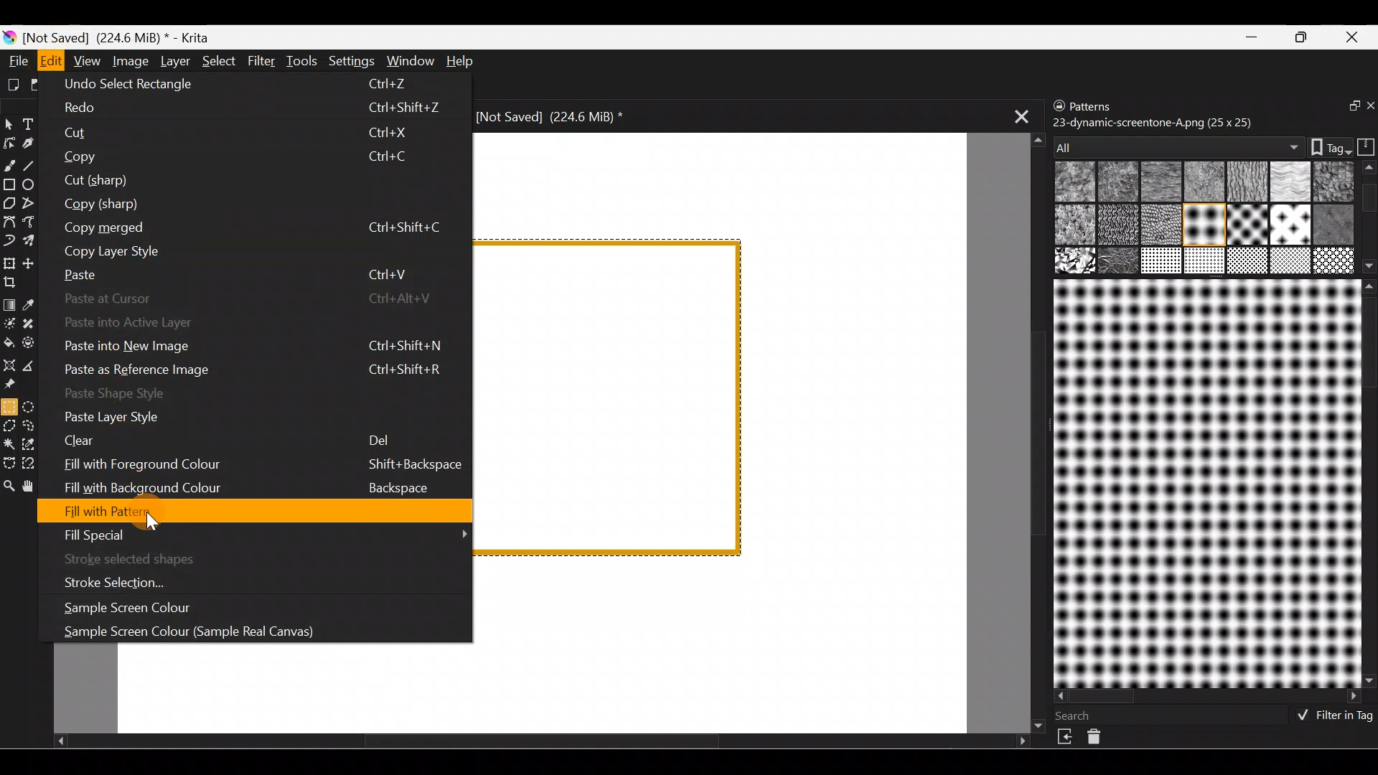  Describe the element at coordinates (9, 342) in the screenshot. I see `Fill a contiguous area of colour with colour` at that location.